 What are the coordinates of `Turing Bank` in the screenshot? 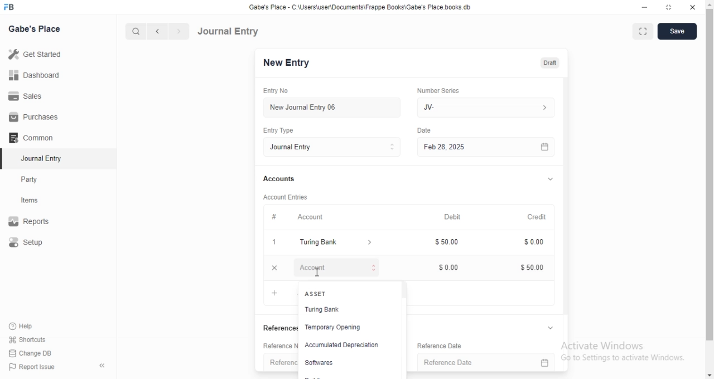 It's located at (339, 310).